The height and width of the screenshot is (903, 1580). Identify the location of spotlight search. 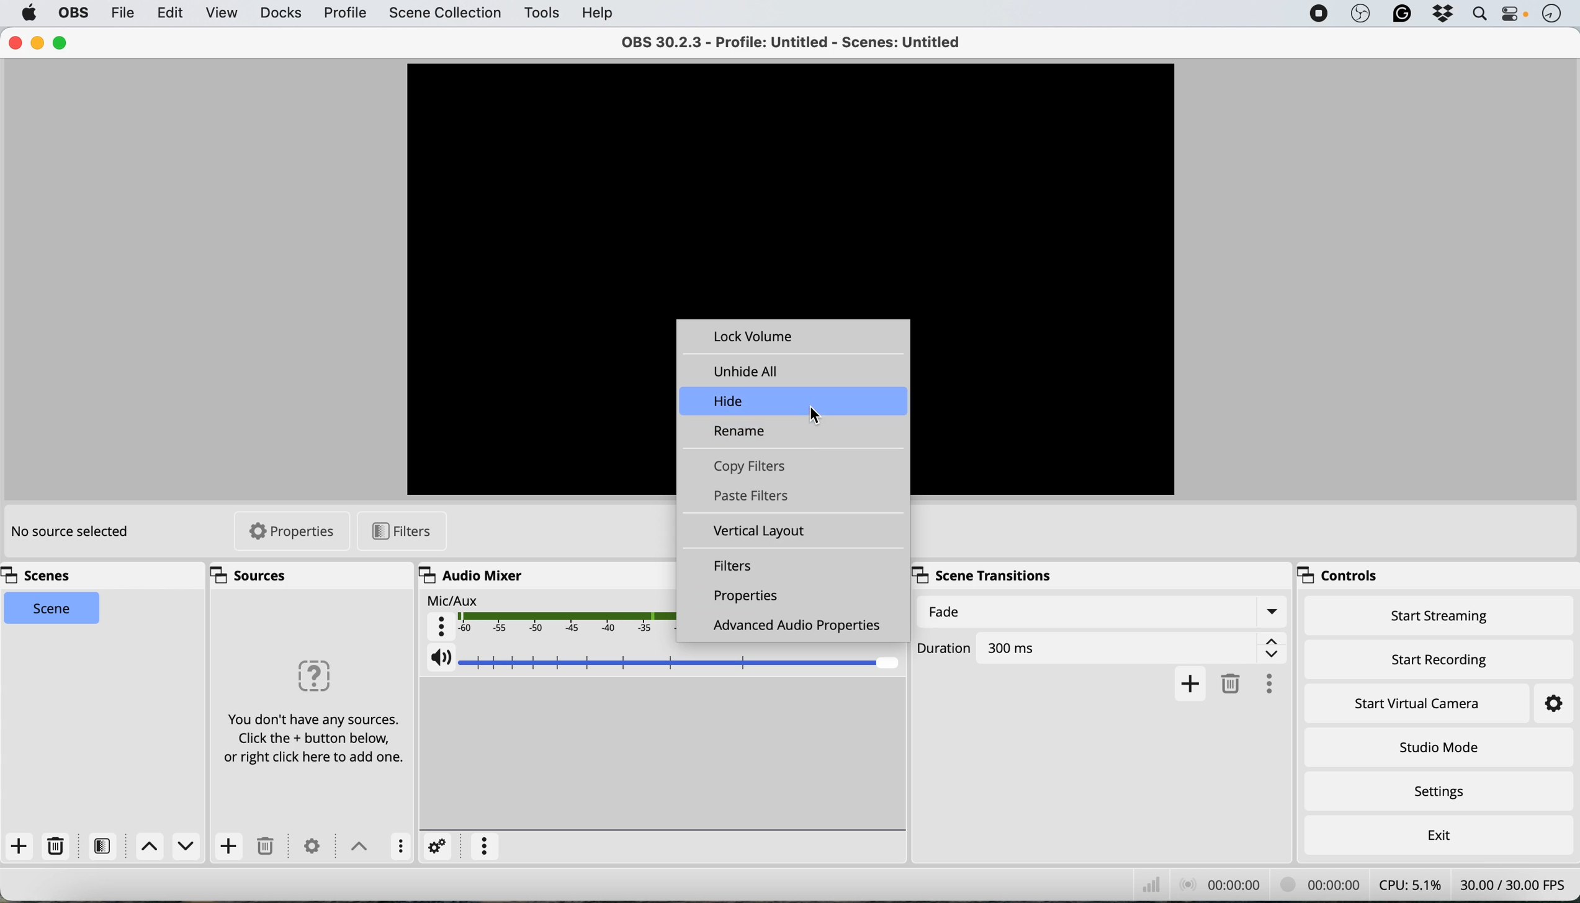
(1477, 14).